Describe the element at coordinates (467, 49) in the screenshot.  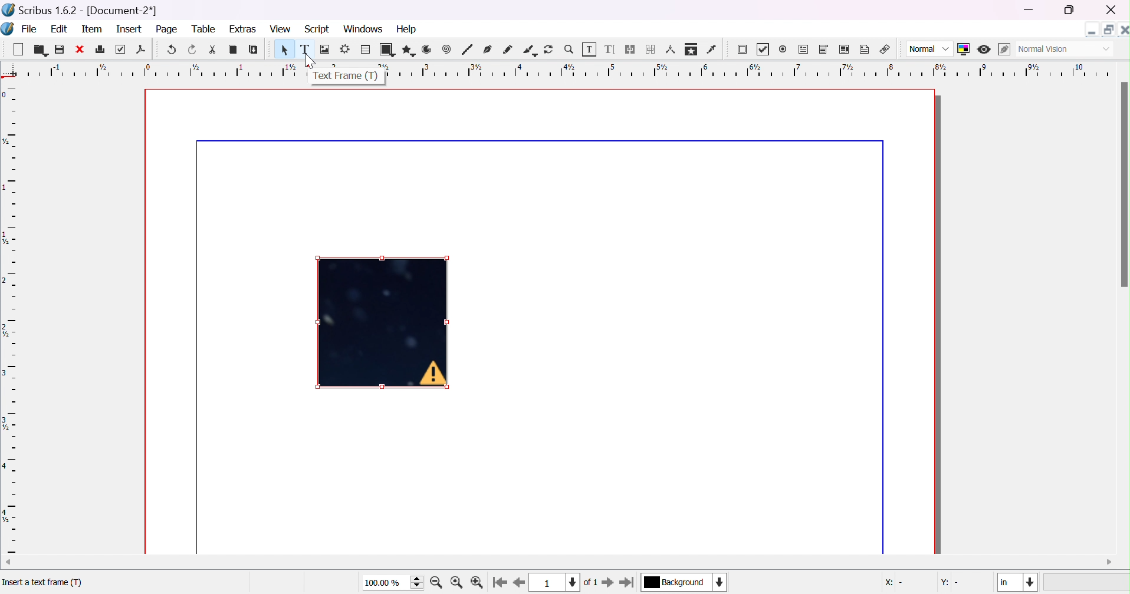
I see `line` at that location.